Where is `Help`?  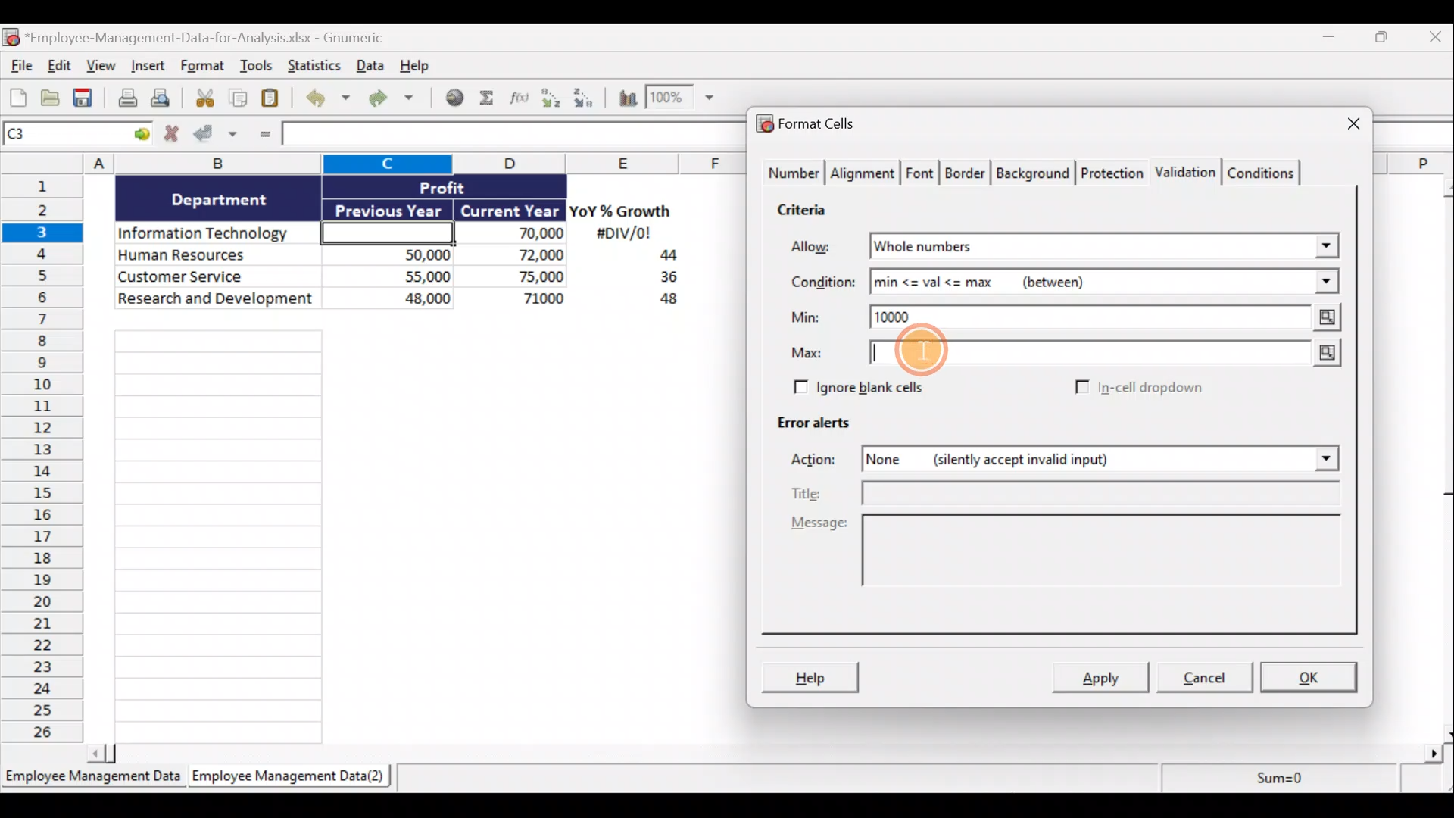
Help is located at coordinates (420, 64).